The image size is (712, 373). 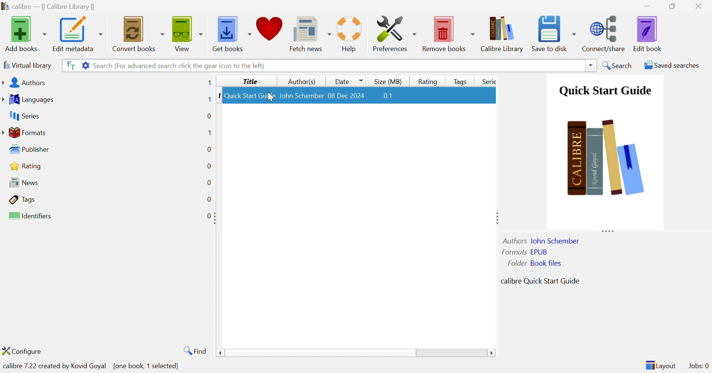 What do you see at coordinates (670, 65) in the screenshot?
I see `Saved searches` at bounding box center [670, 65].